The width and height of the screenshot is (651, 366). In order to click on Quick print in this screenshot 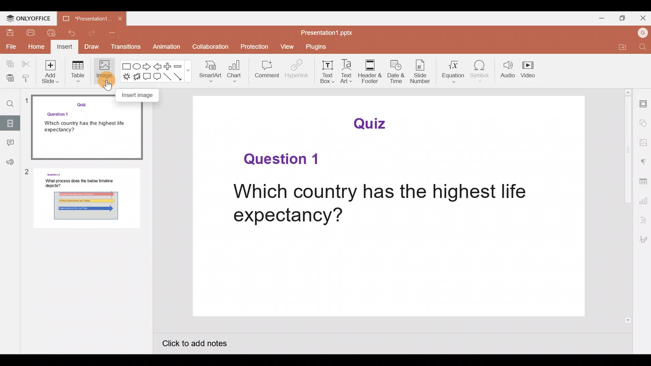, I will do `click(53, 33)`.